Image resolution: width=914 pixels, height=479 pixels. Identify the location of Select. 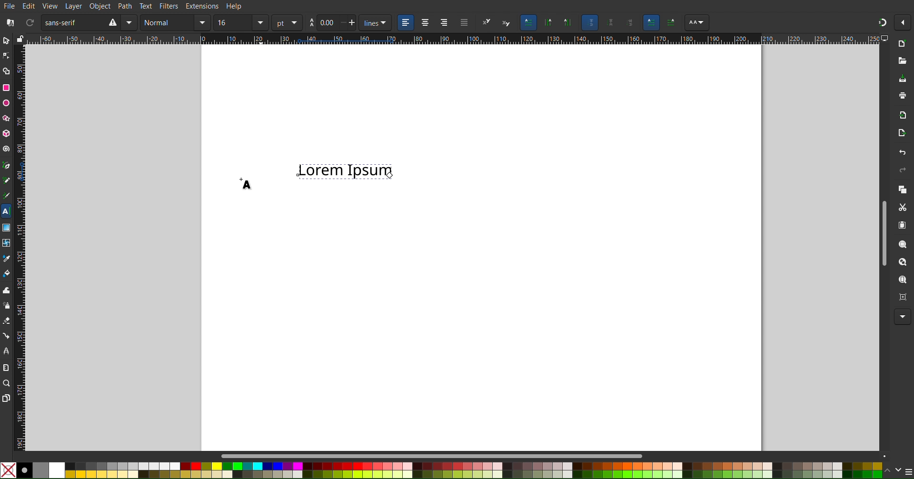
(7, 40).